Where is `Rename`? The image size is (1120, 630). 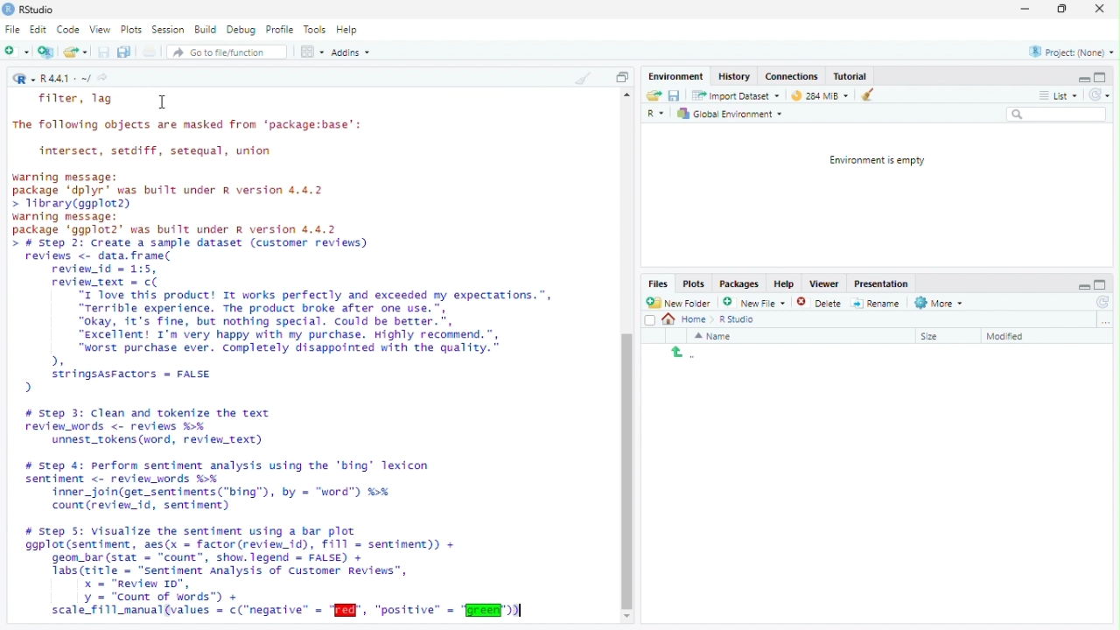 Rename is located at coordinates (876, 304).